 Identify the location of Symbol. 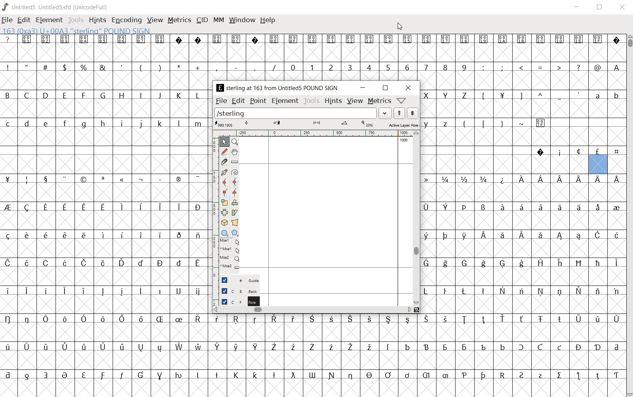
(351, 39).